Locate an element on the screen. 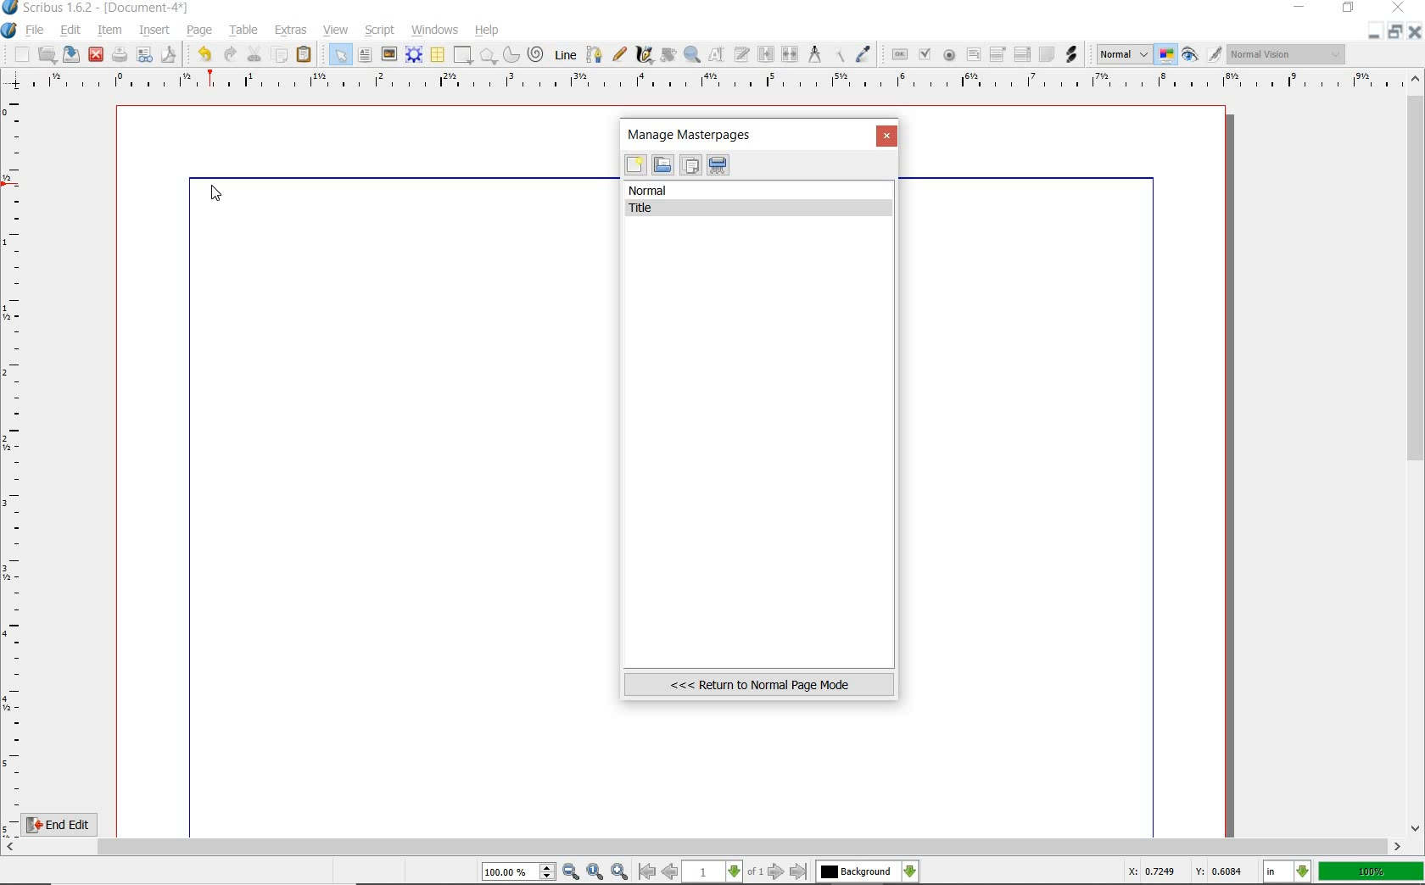 The height and width of the screenshot is (885, 1425). preview mode is located at coordinates (1203, 54).